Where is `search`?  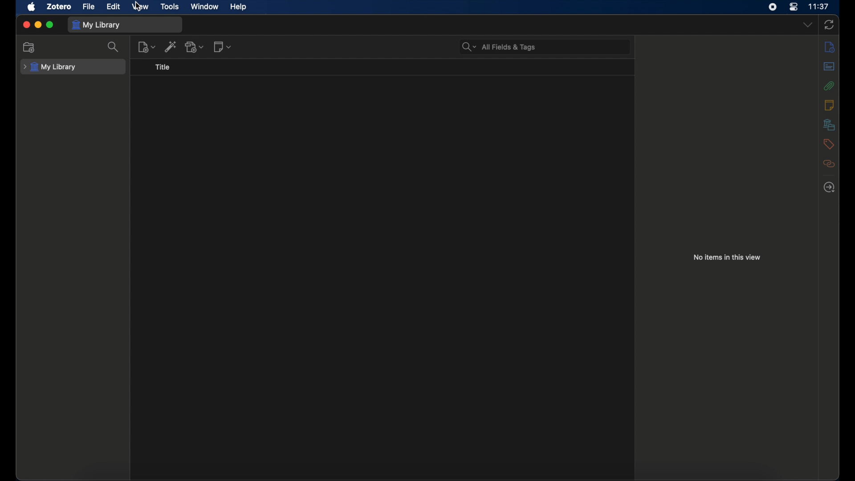
search is located at coordinates (115, 47).